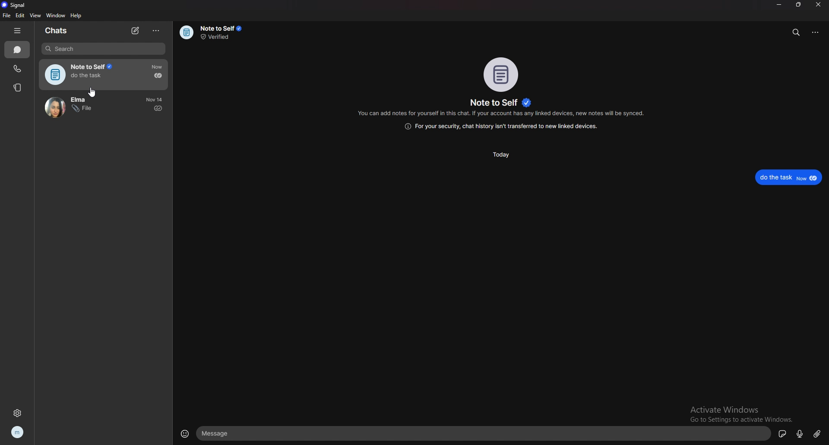  Describe the element at coordinates (503, 155) in the screenshot. I see `today` at that location.